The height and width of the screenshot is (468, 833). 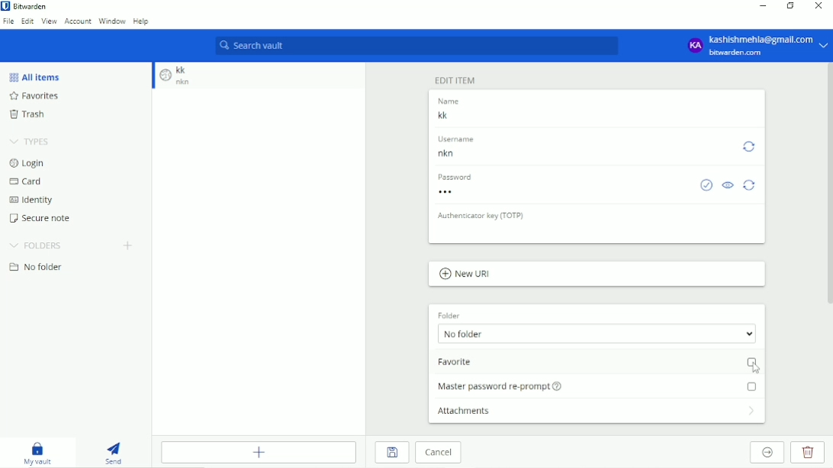 What do you see at coordinates (597, 333) in the screenshot?
I see `No folder` at bounding box center [597, 333].